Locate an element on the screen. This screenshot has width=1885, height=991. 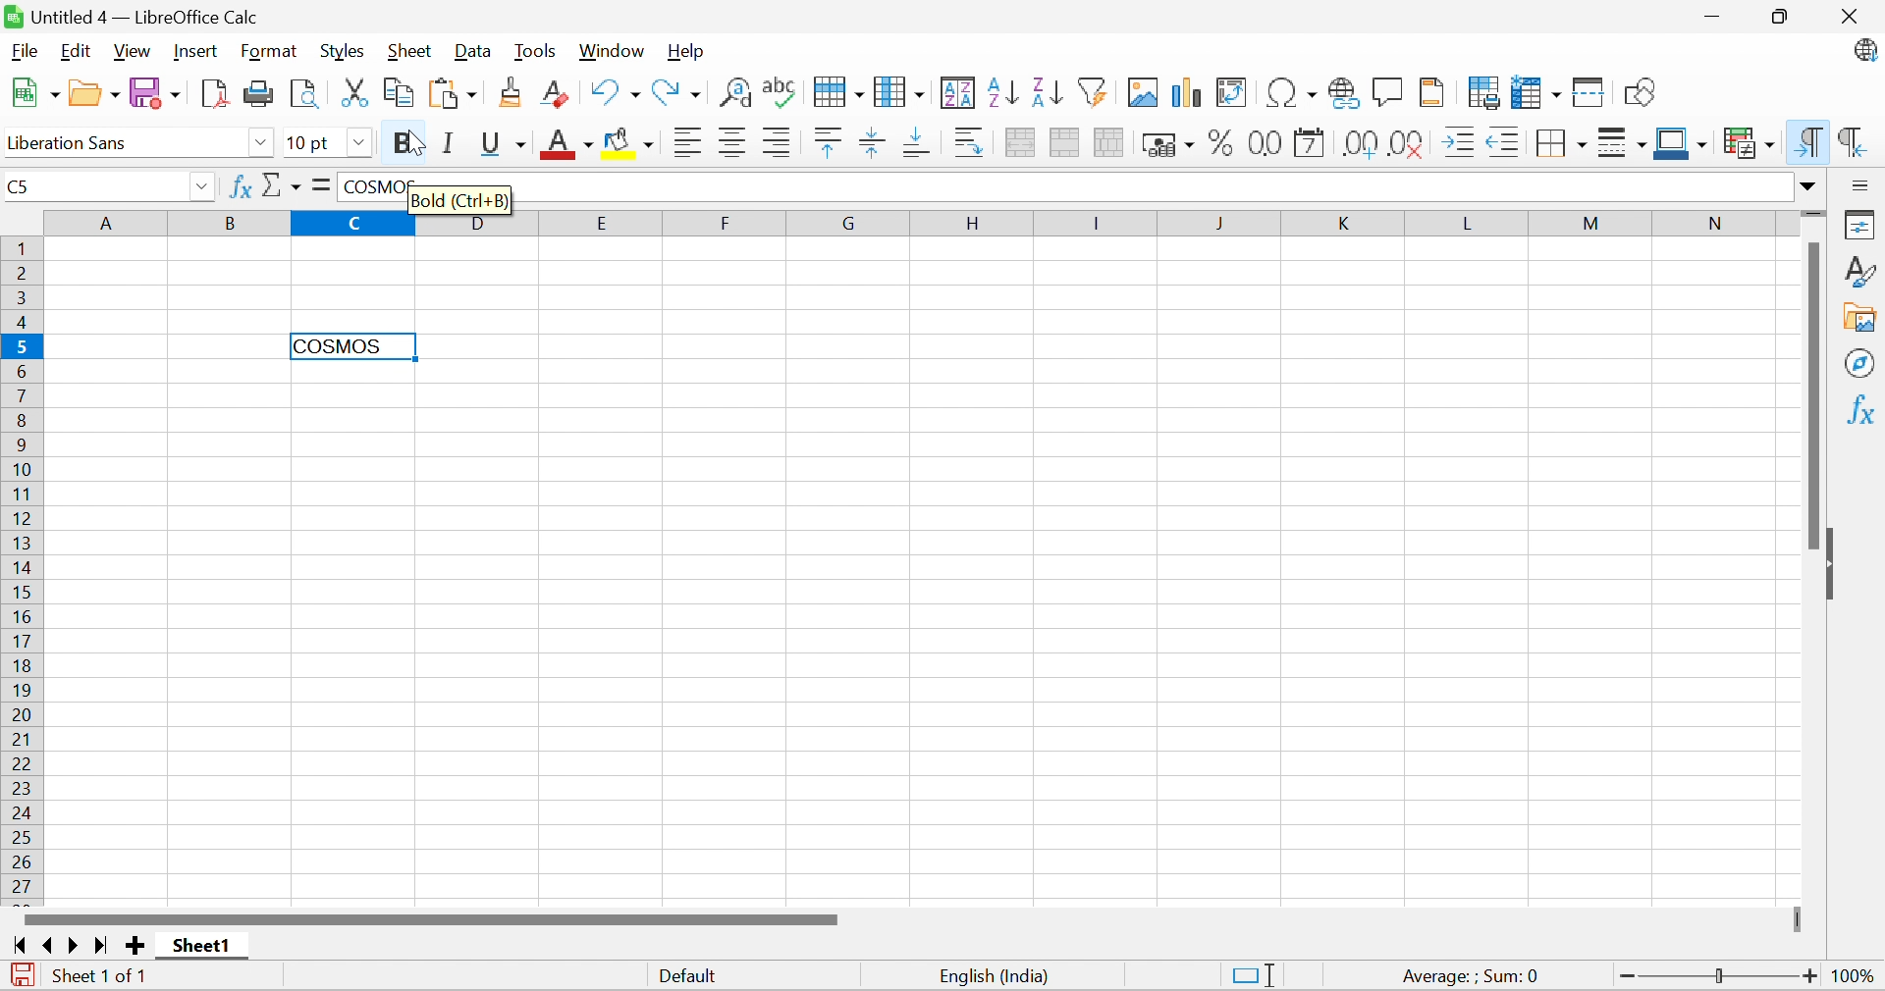
Print is located at coordinates (260, 93).